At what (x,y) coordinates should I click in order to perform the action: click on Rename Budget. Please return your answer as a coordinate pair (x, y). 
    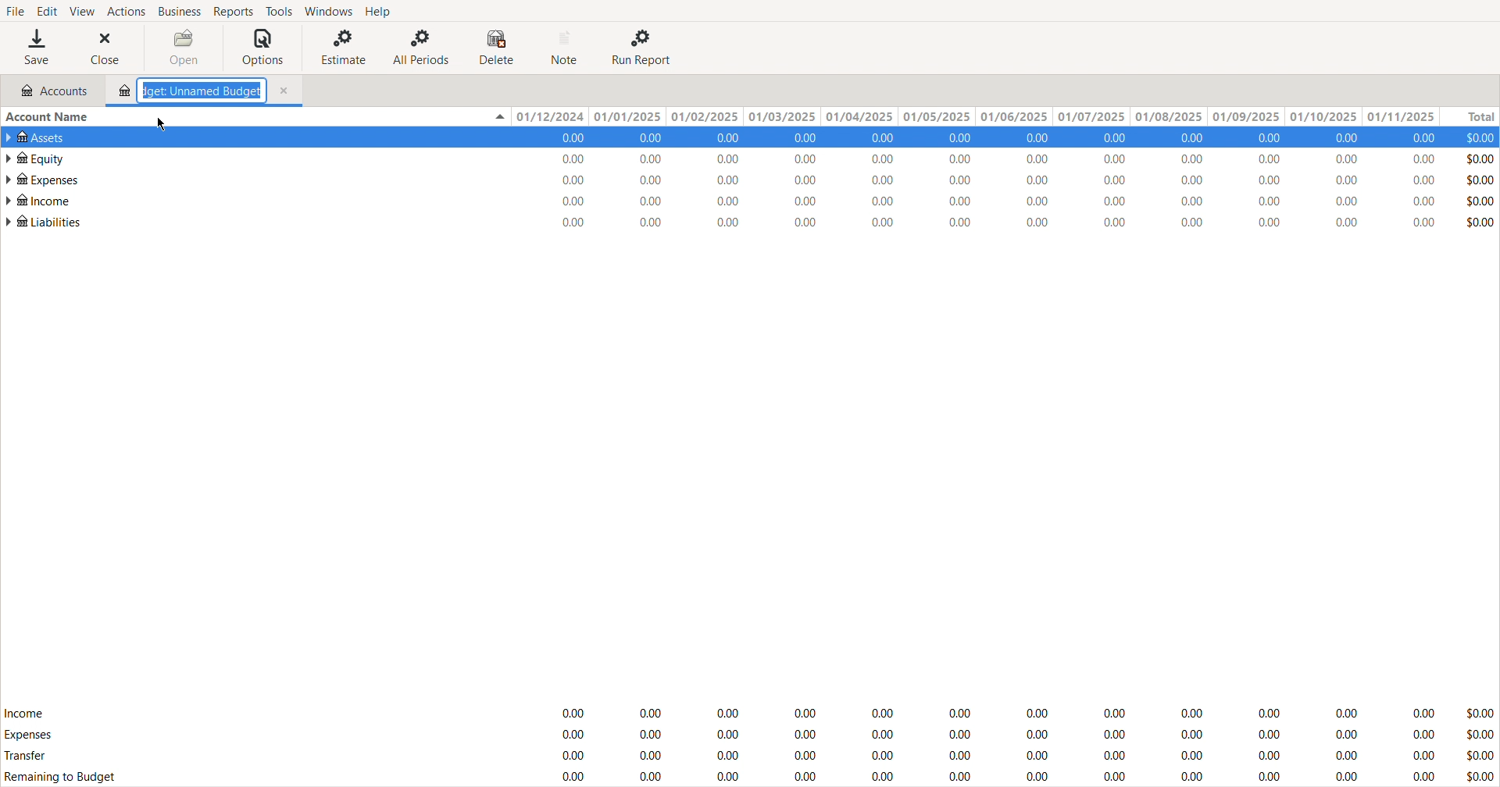
    Looking at the image, I should click on (208, 92).